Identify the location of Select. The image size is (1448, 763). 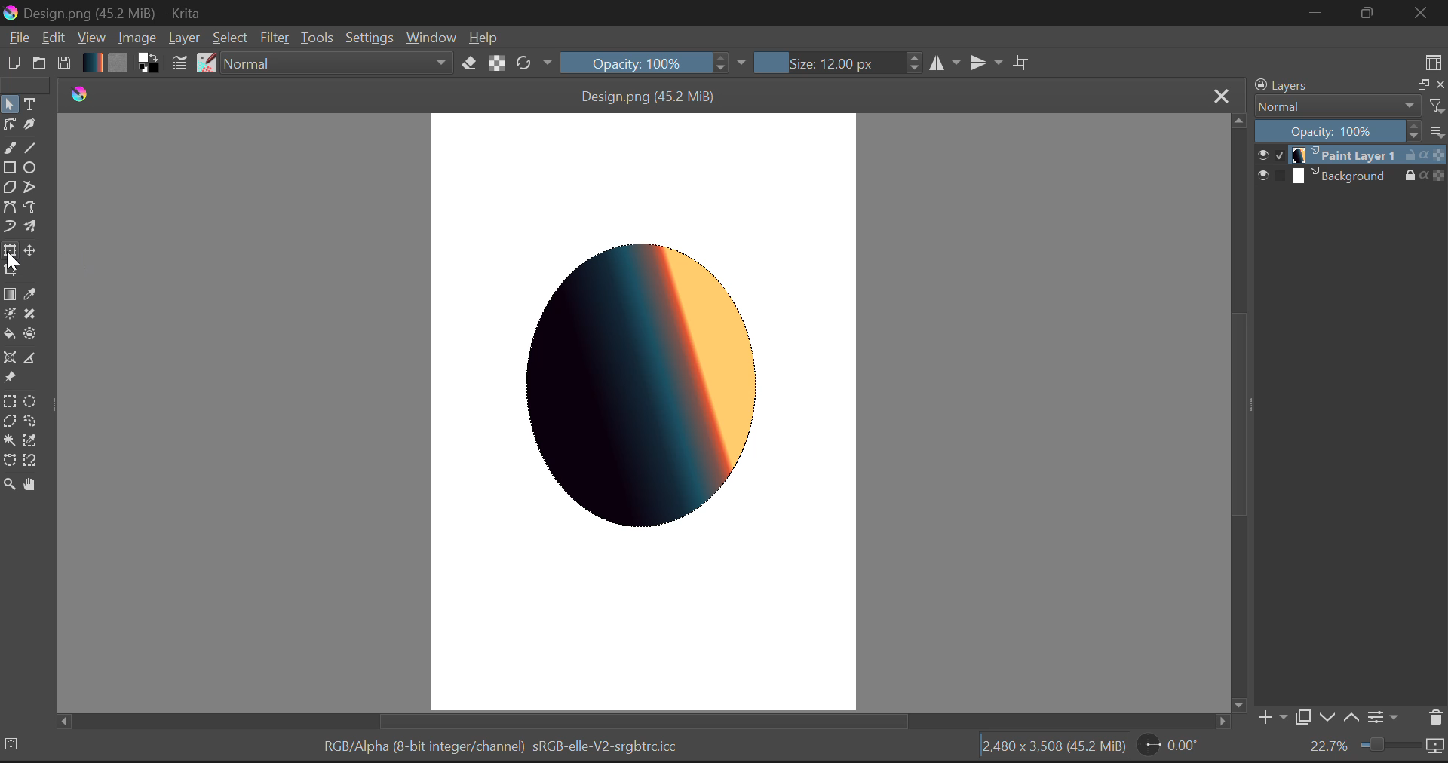
(9, 103).